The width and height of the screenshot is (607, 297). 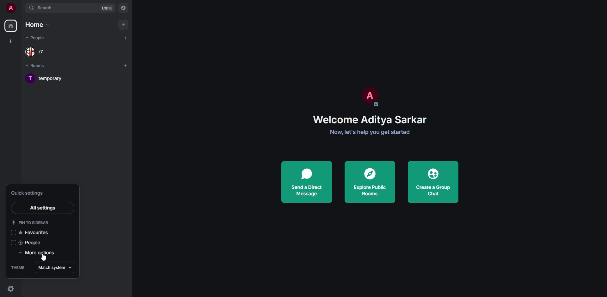 I want to click on ctrl K, so click(x=107, y=8).